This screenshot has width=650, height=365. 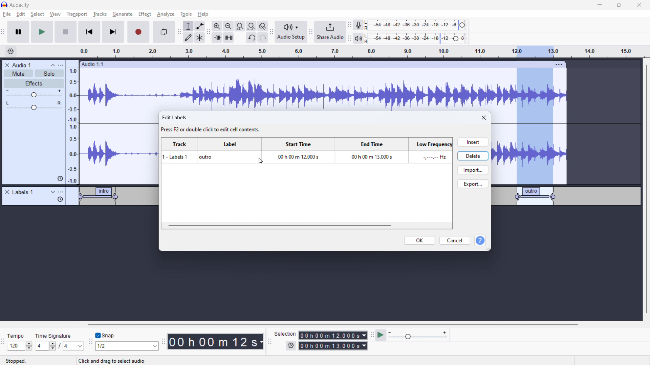 I want to click on toggle zoom, so click(x=263, y=26).